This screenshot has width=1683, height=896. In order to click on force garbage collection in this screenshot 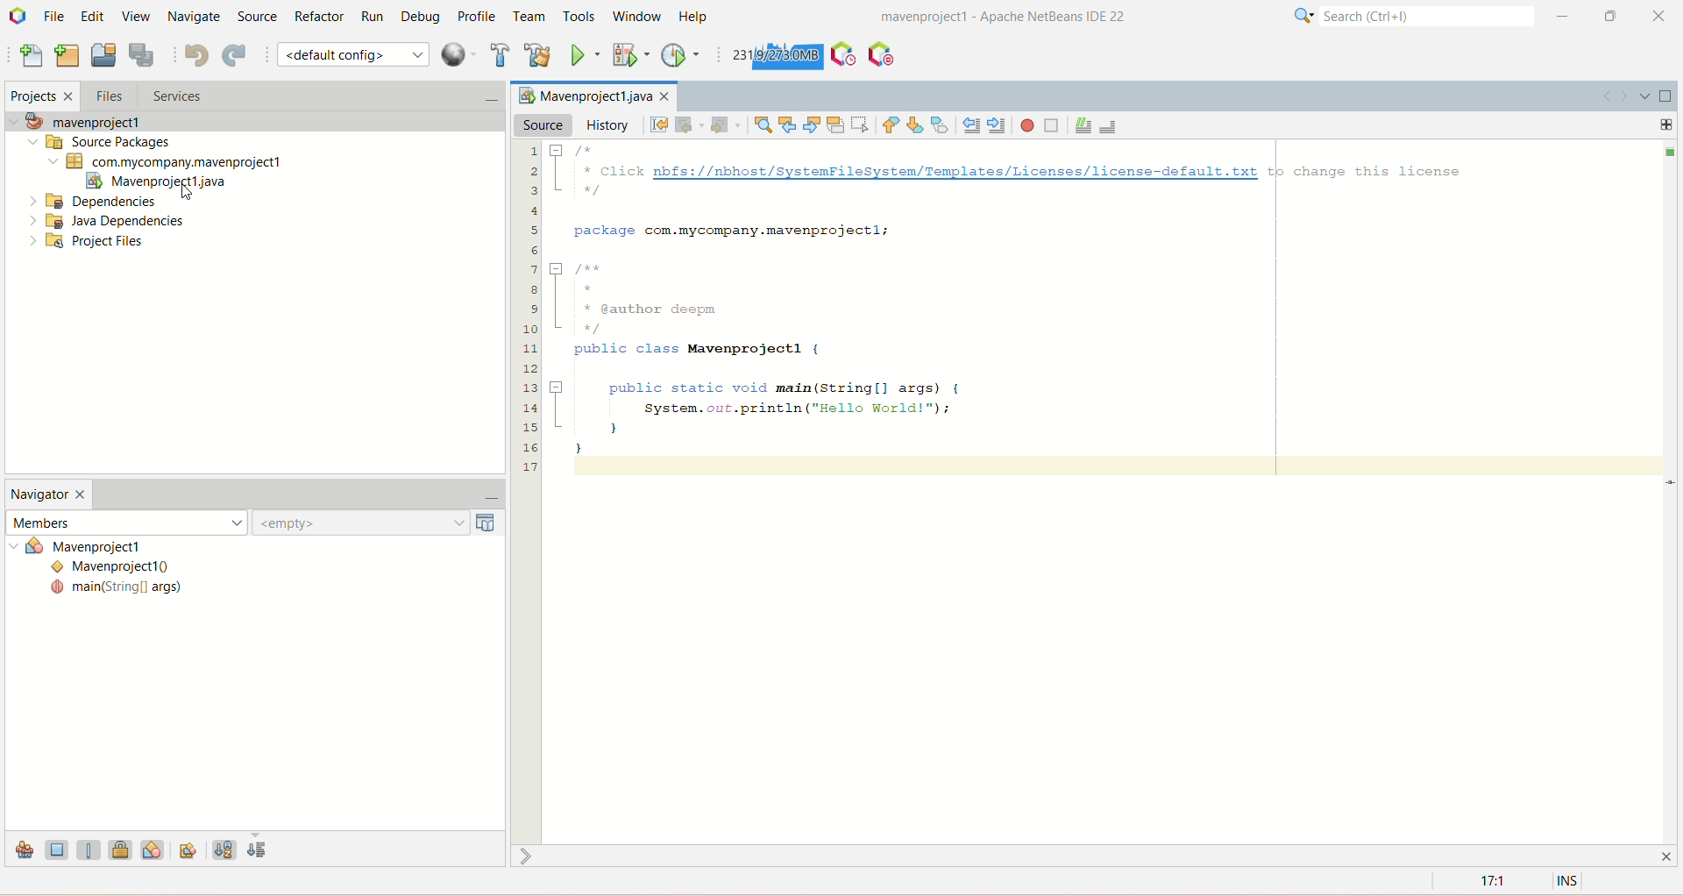, I will do `click(775, 56)`.